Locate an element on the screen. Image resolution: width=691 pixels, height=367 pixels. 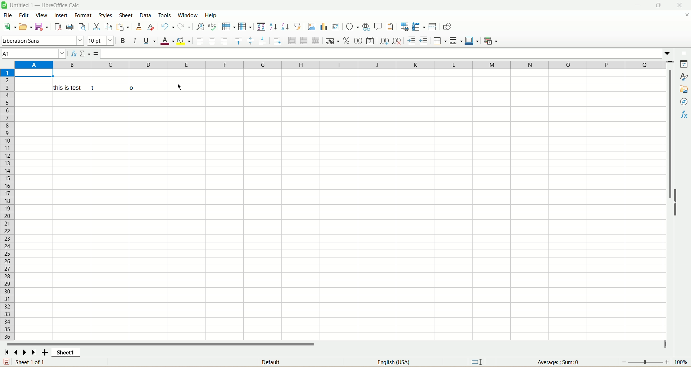
insert is located at coordinates (60, 15).